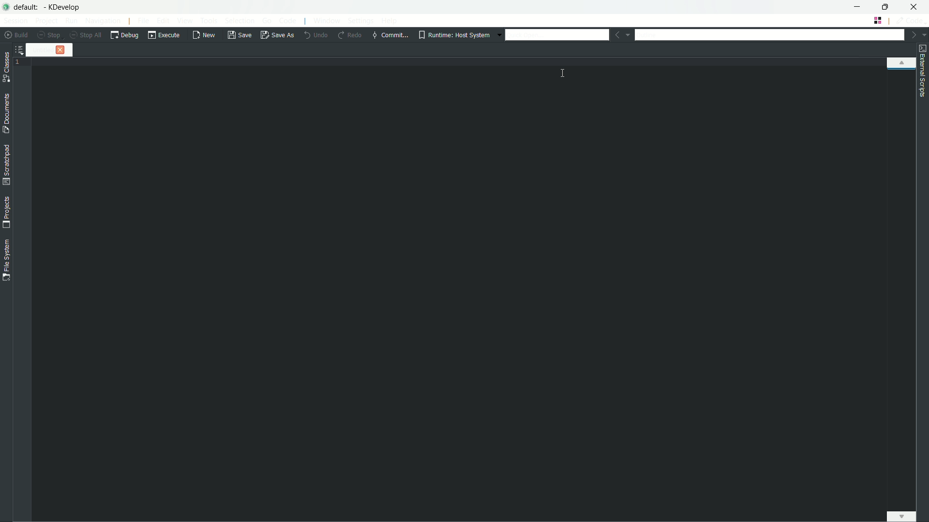 This screenshot has width=929, height=522. Describe the element at coordinates (28, 7) in the screenshot. I see `default` at that location.